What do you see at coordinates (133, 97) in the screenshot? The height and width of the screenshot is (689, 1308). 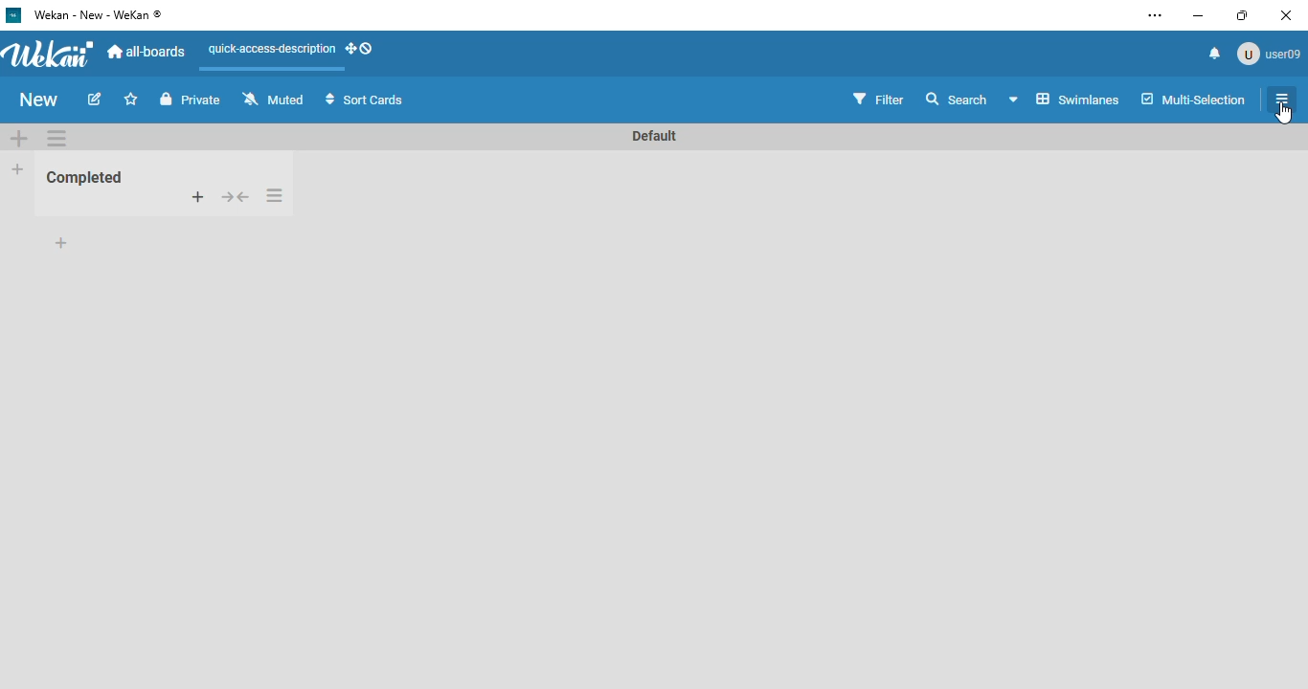 I see `Add to favorite` at bounding box center [133, 97].